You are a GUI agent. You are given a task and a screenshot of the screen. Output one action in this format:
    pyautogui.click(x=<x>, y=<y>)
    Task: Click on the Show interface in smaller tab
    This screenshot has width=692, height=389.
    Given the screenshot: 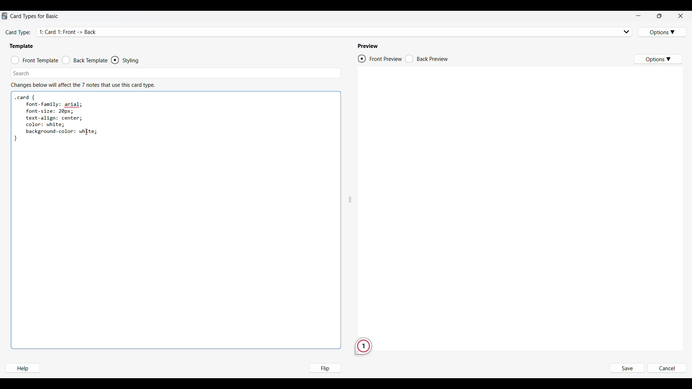 What is the action you would take?
    pyautogui.click(x=660, y=16)
    